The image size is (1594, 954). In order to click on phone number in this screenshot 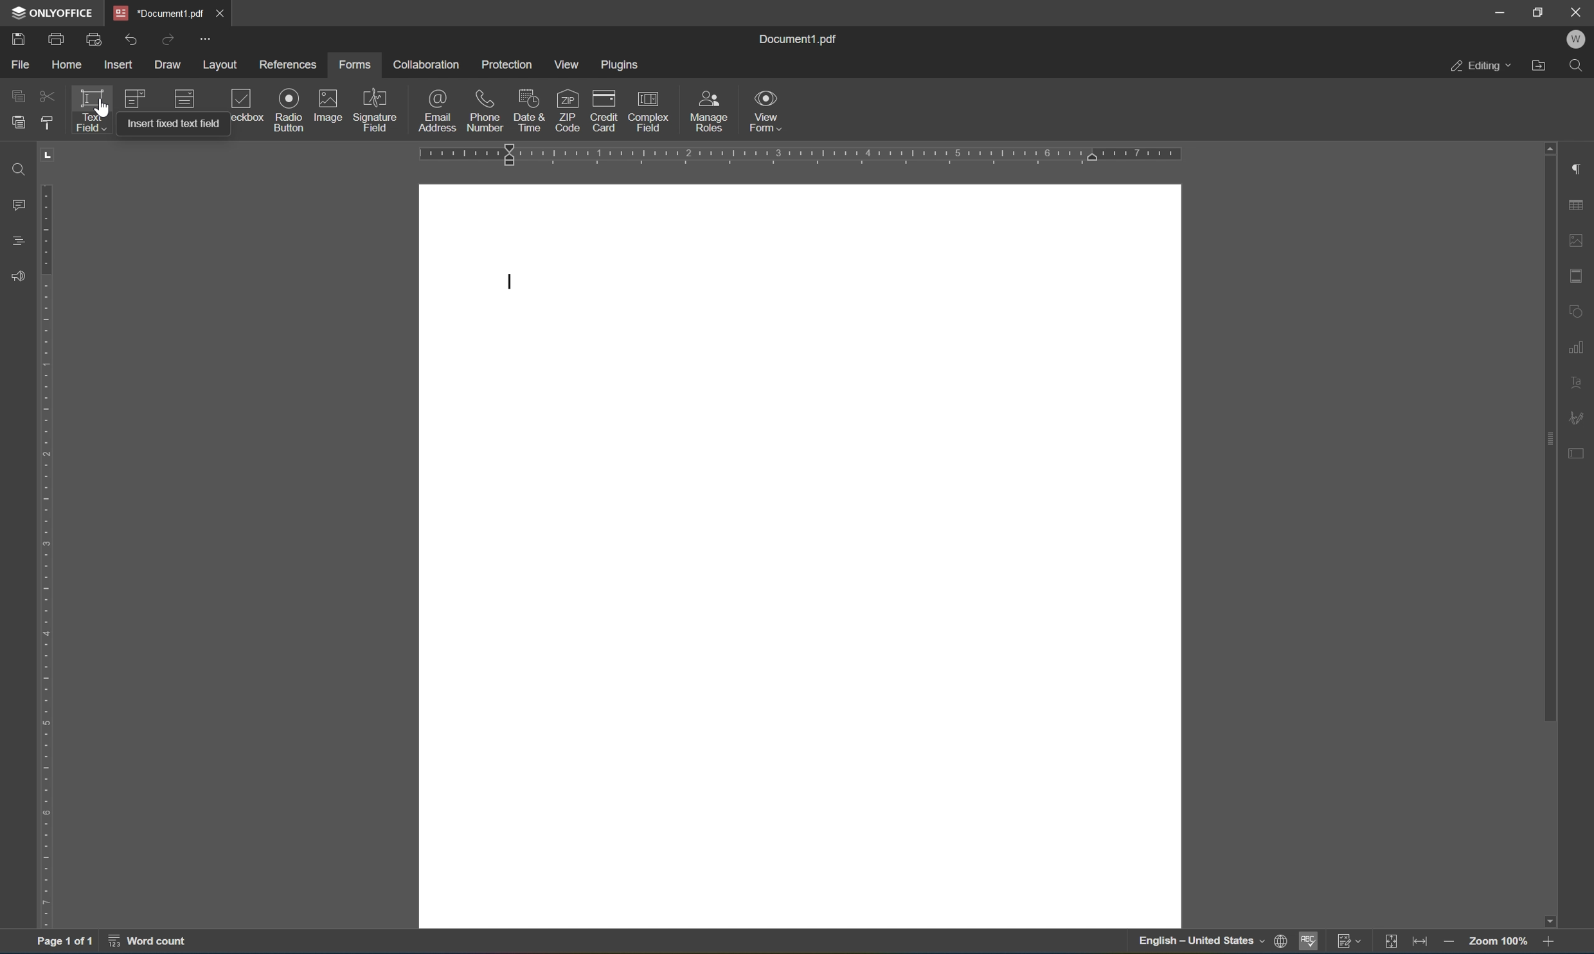, I will do `click(483, 109)`.